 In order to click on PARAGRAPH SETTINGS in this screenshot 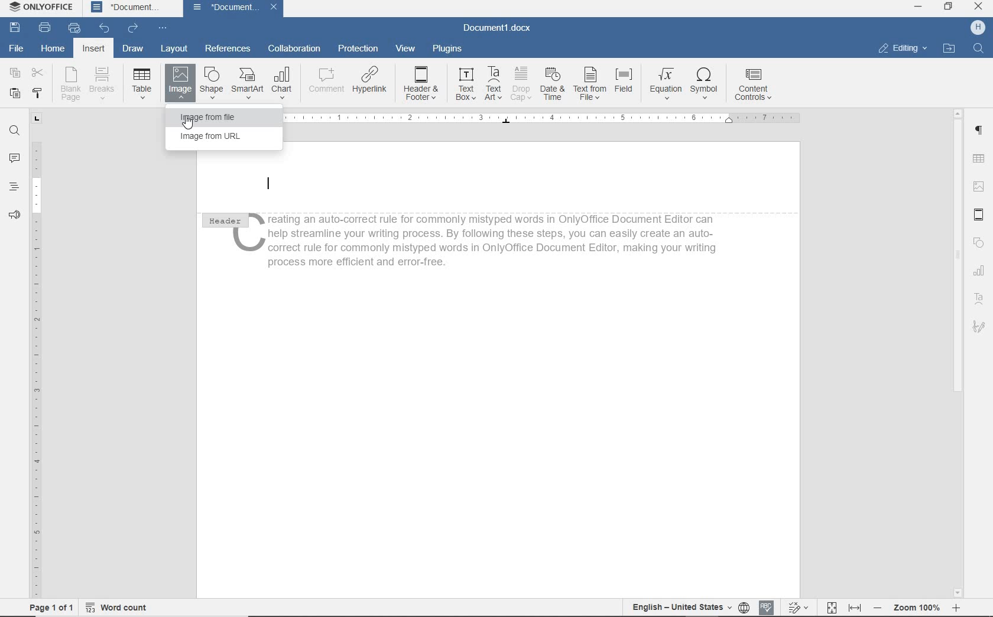, I will do `click(978, 131)`.